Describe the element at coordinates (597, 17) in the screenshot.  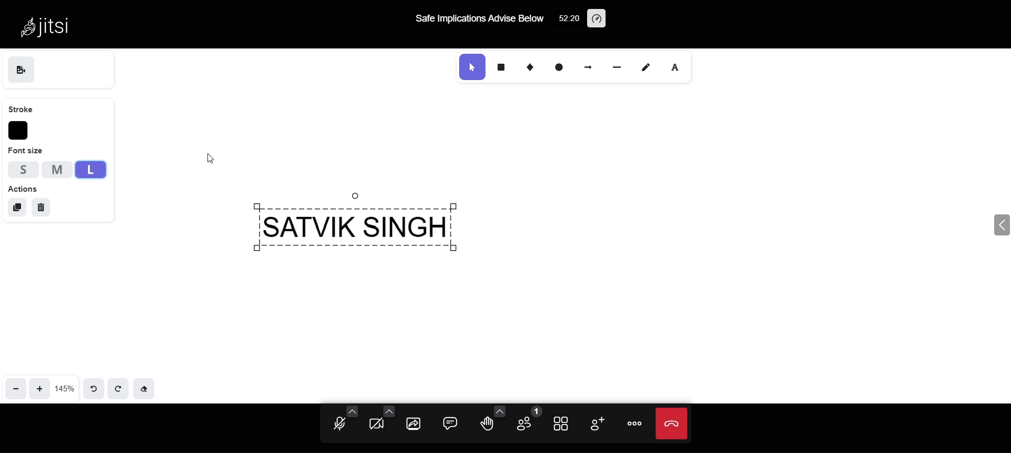
I see `performance setting` at that location.